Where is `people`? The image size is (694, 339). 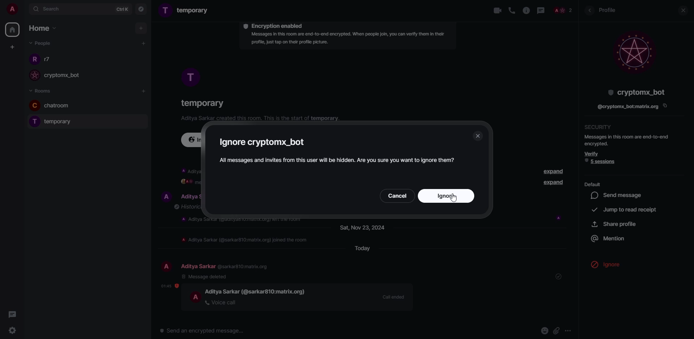 people is located at coordinates (68, 77).